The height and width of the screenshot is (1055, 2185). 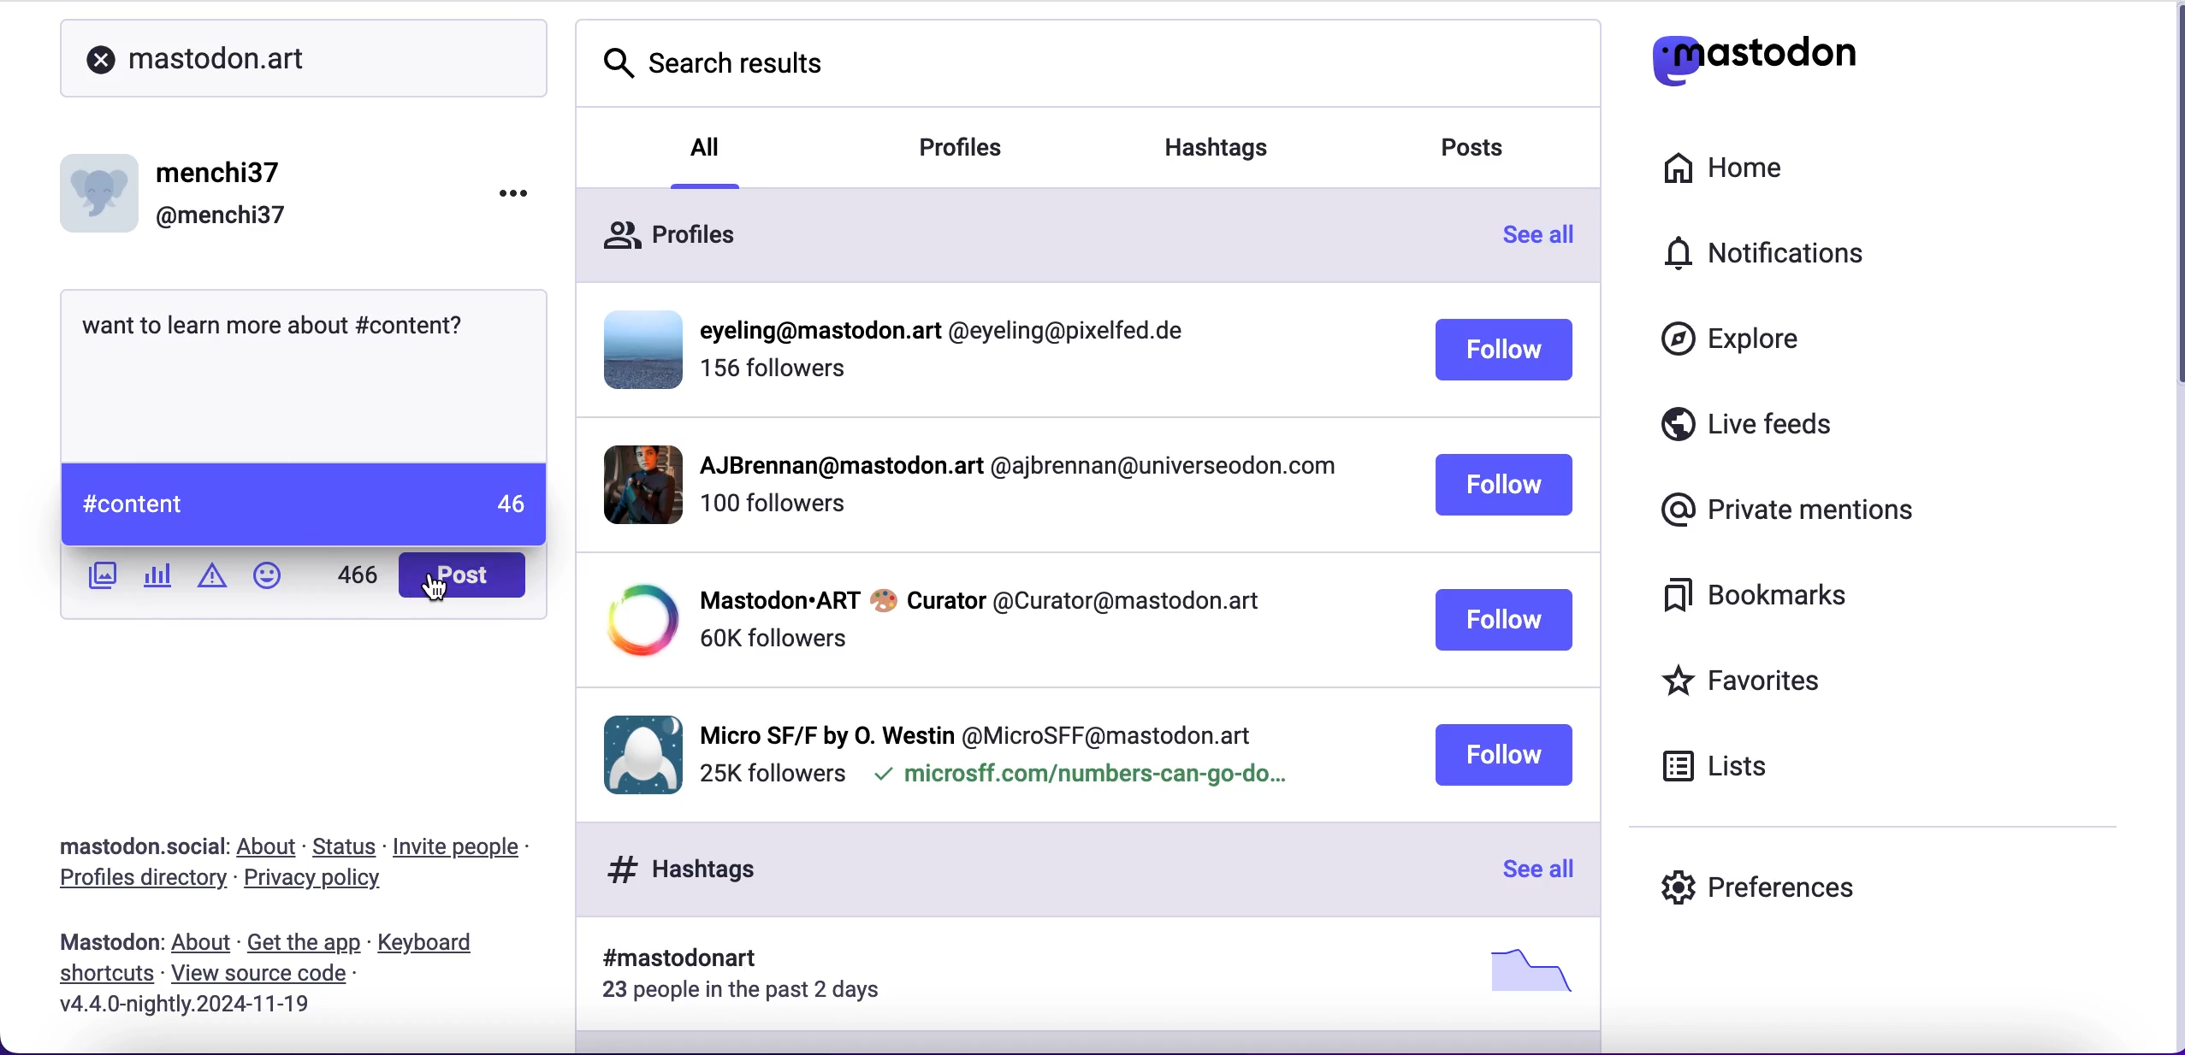 What do you see at coordinates (2170, 204) in the screenshot?
I see `scroll bar` at bounding box center [2170, 204].